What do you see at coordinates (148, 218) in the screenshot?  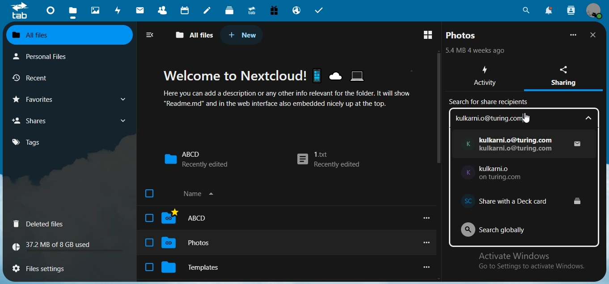 I see `check box` at bounding box center [148, 218].